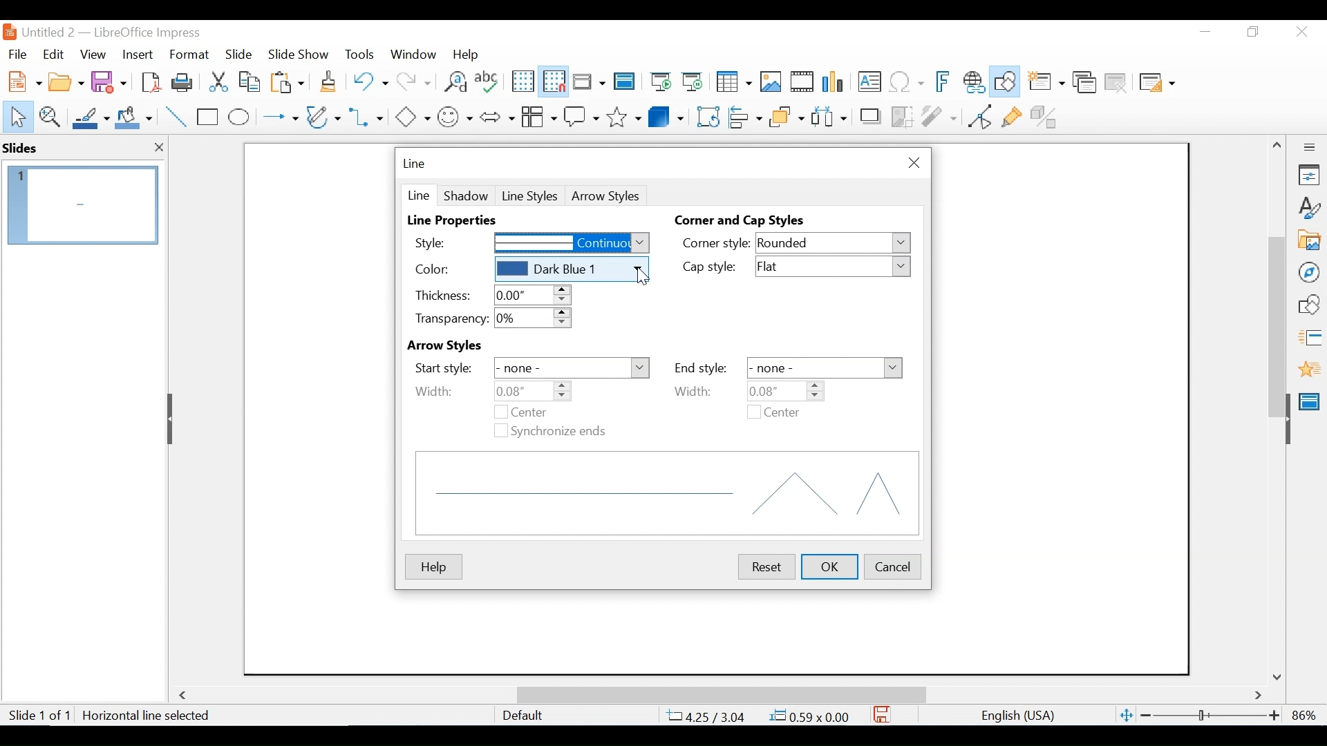 This screenshot has width=1327, height=746. Describe the element at coordinates (802, 83) in the screenshot. I see `Insert Audio or Video` at that location.